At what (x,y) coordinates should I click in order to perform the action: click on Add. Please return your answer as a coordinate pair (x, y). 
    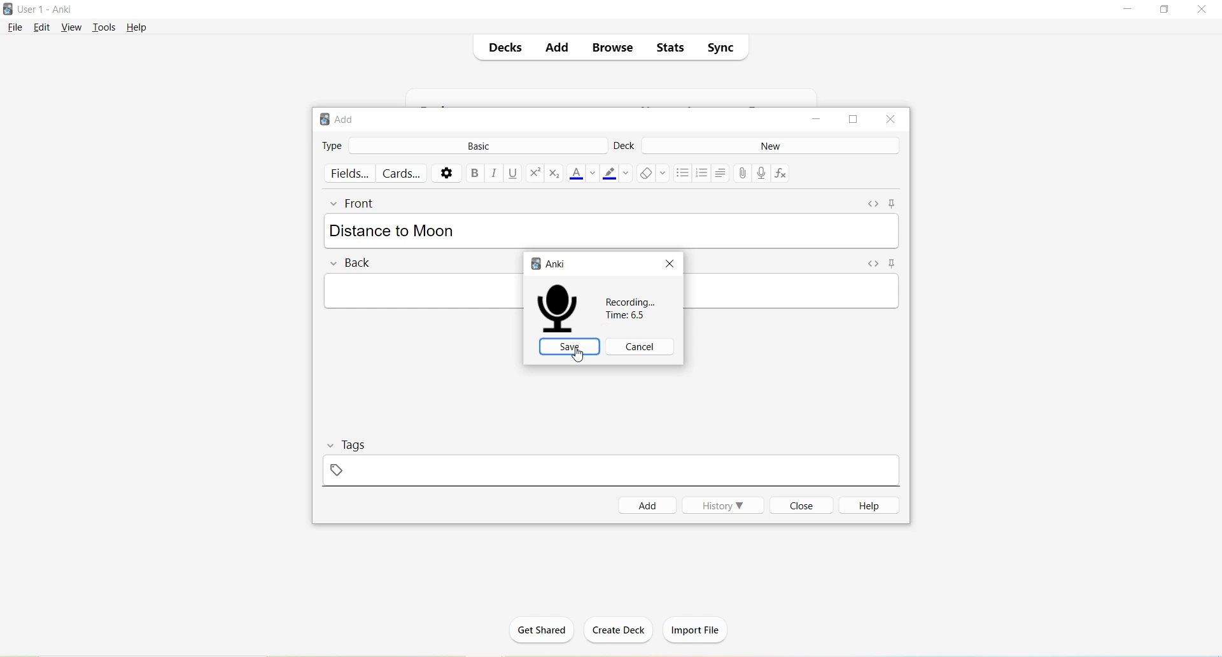
    Looking at the image, I should click on (648, 505).